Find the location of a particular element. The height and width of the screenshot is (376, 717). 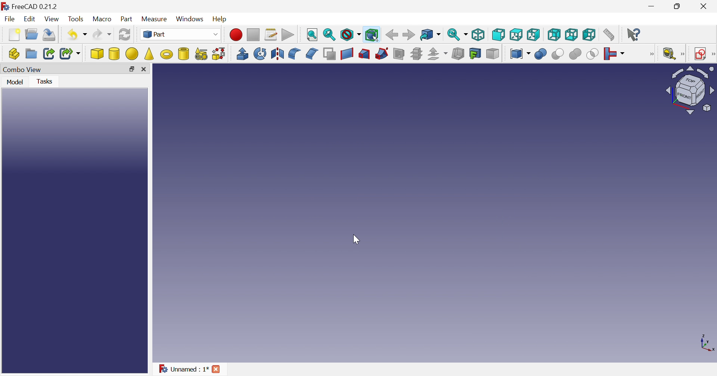

Color per face is located at coordinates (492, 53).